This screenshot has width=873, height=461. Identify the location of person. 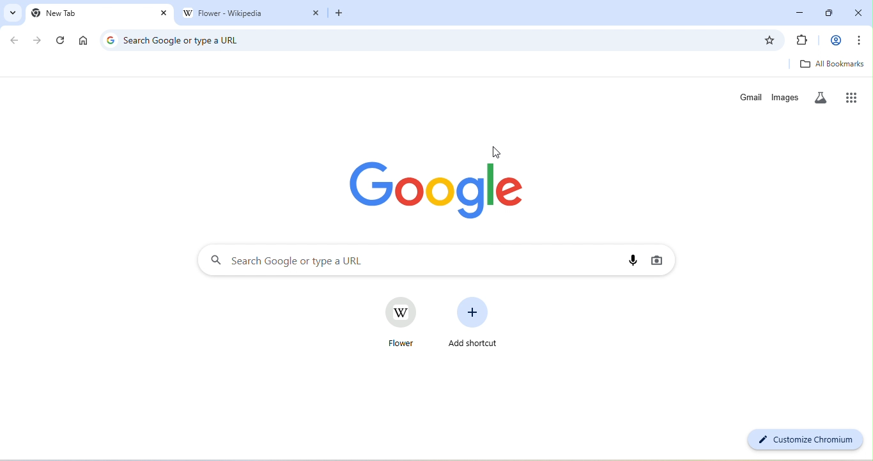
(835, 41).